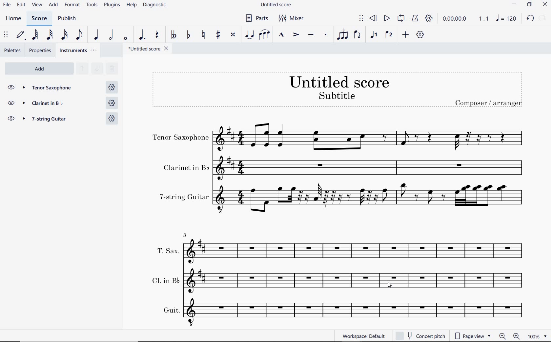 Image resolution: width=551 pixels, height=342 pixels. What do you see at coordinates (38, 18) in the screenshot?
I see `SCORE` at bounding box center [38, 18].